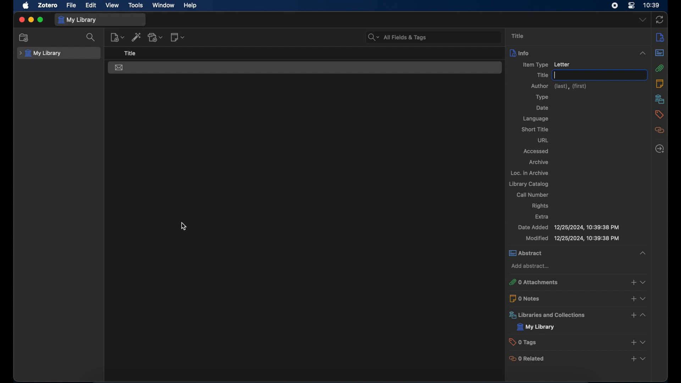  What do you see at coordinates (527, 255) in the screenshot?
I see `abstract` at bounding box center [527, 255].